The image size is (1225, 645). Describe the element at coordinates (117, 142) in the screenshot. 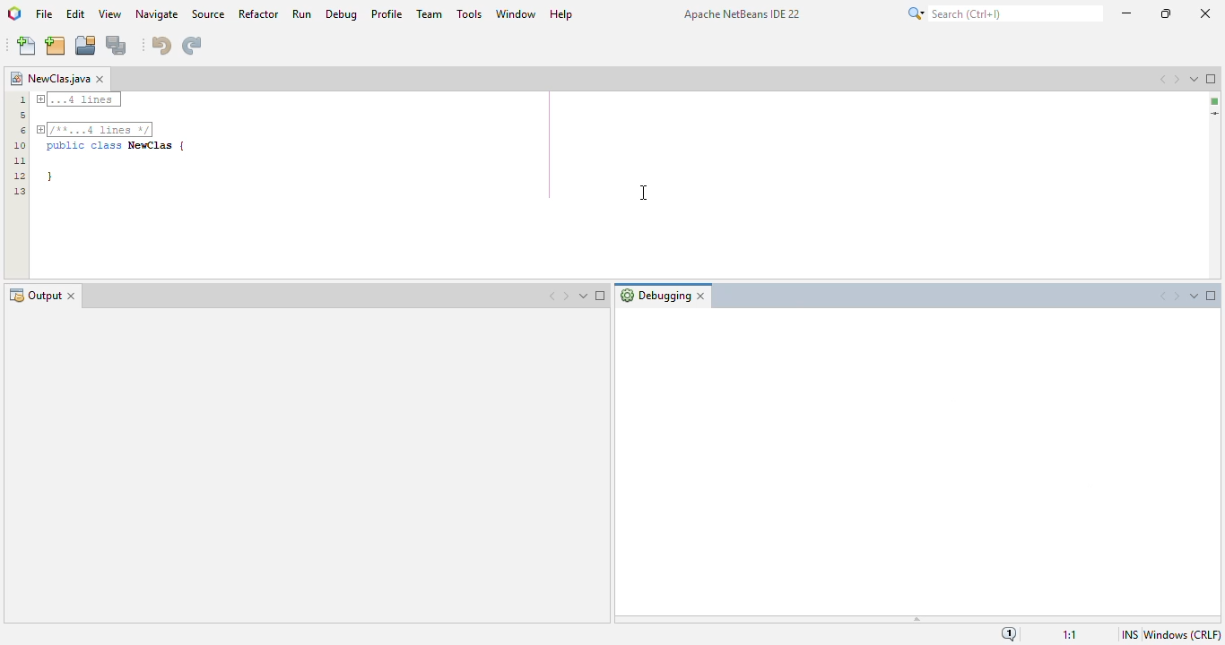

I see `public class NewClas |
}` at that location.